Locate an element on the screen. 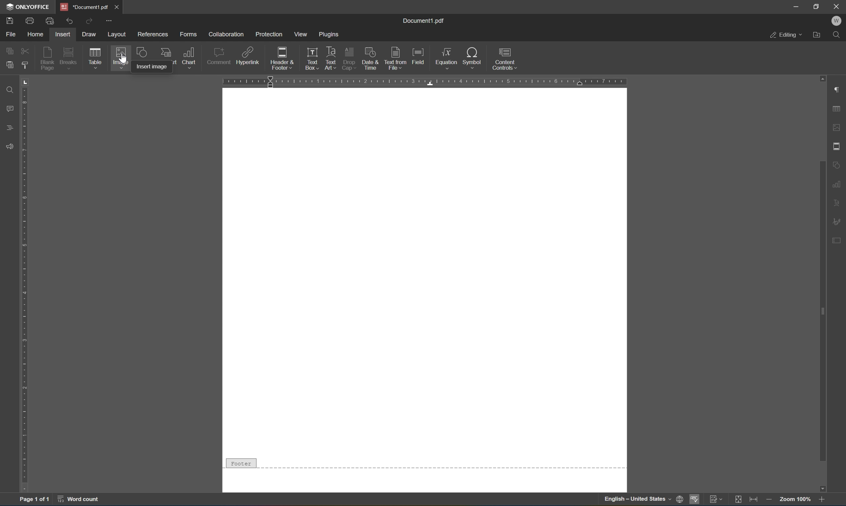 The height and width of the screenshot is (506, 846). cut is located at coordinates (24, 50).